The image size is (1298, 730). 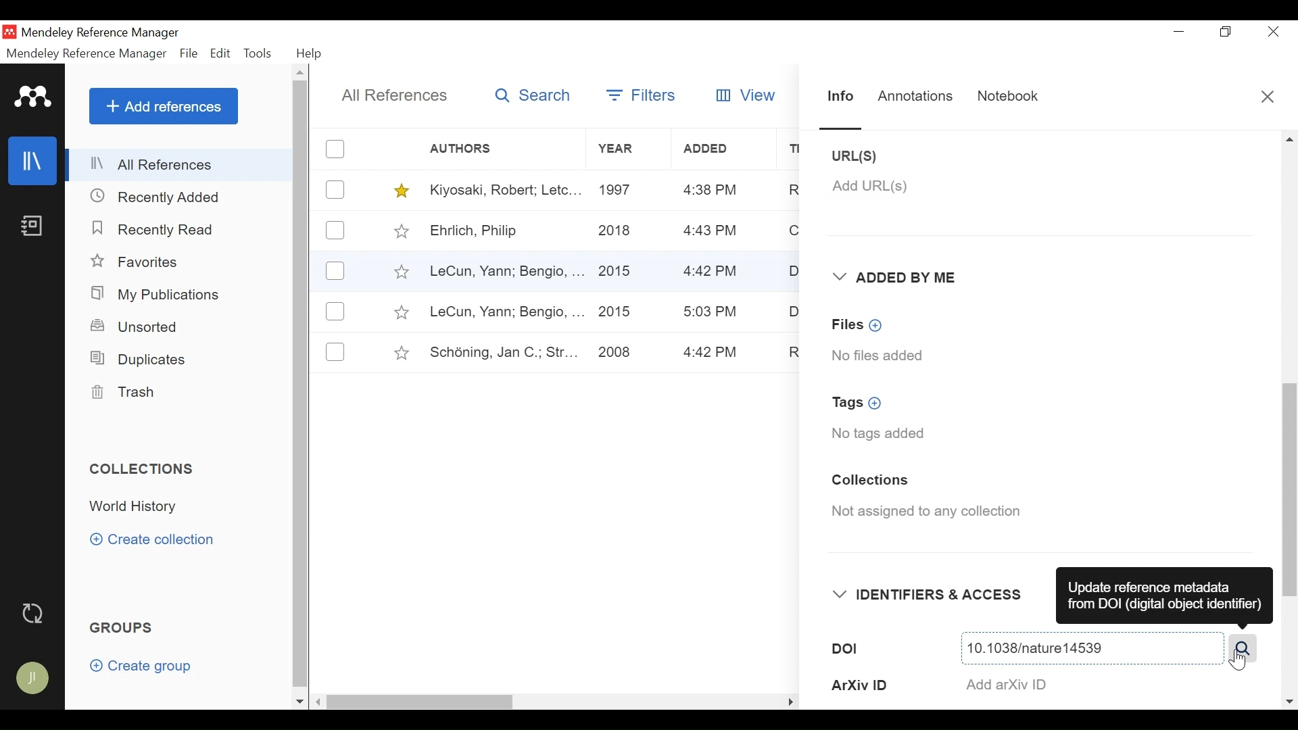 What do you see at coordinates (1227, 32) in the screenshot?
I see `Restore` at bounding box center [1227, 32].